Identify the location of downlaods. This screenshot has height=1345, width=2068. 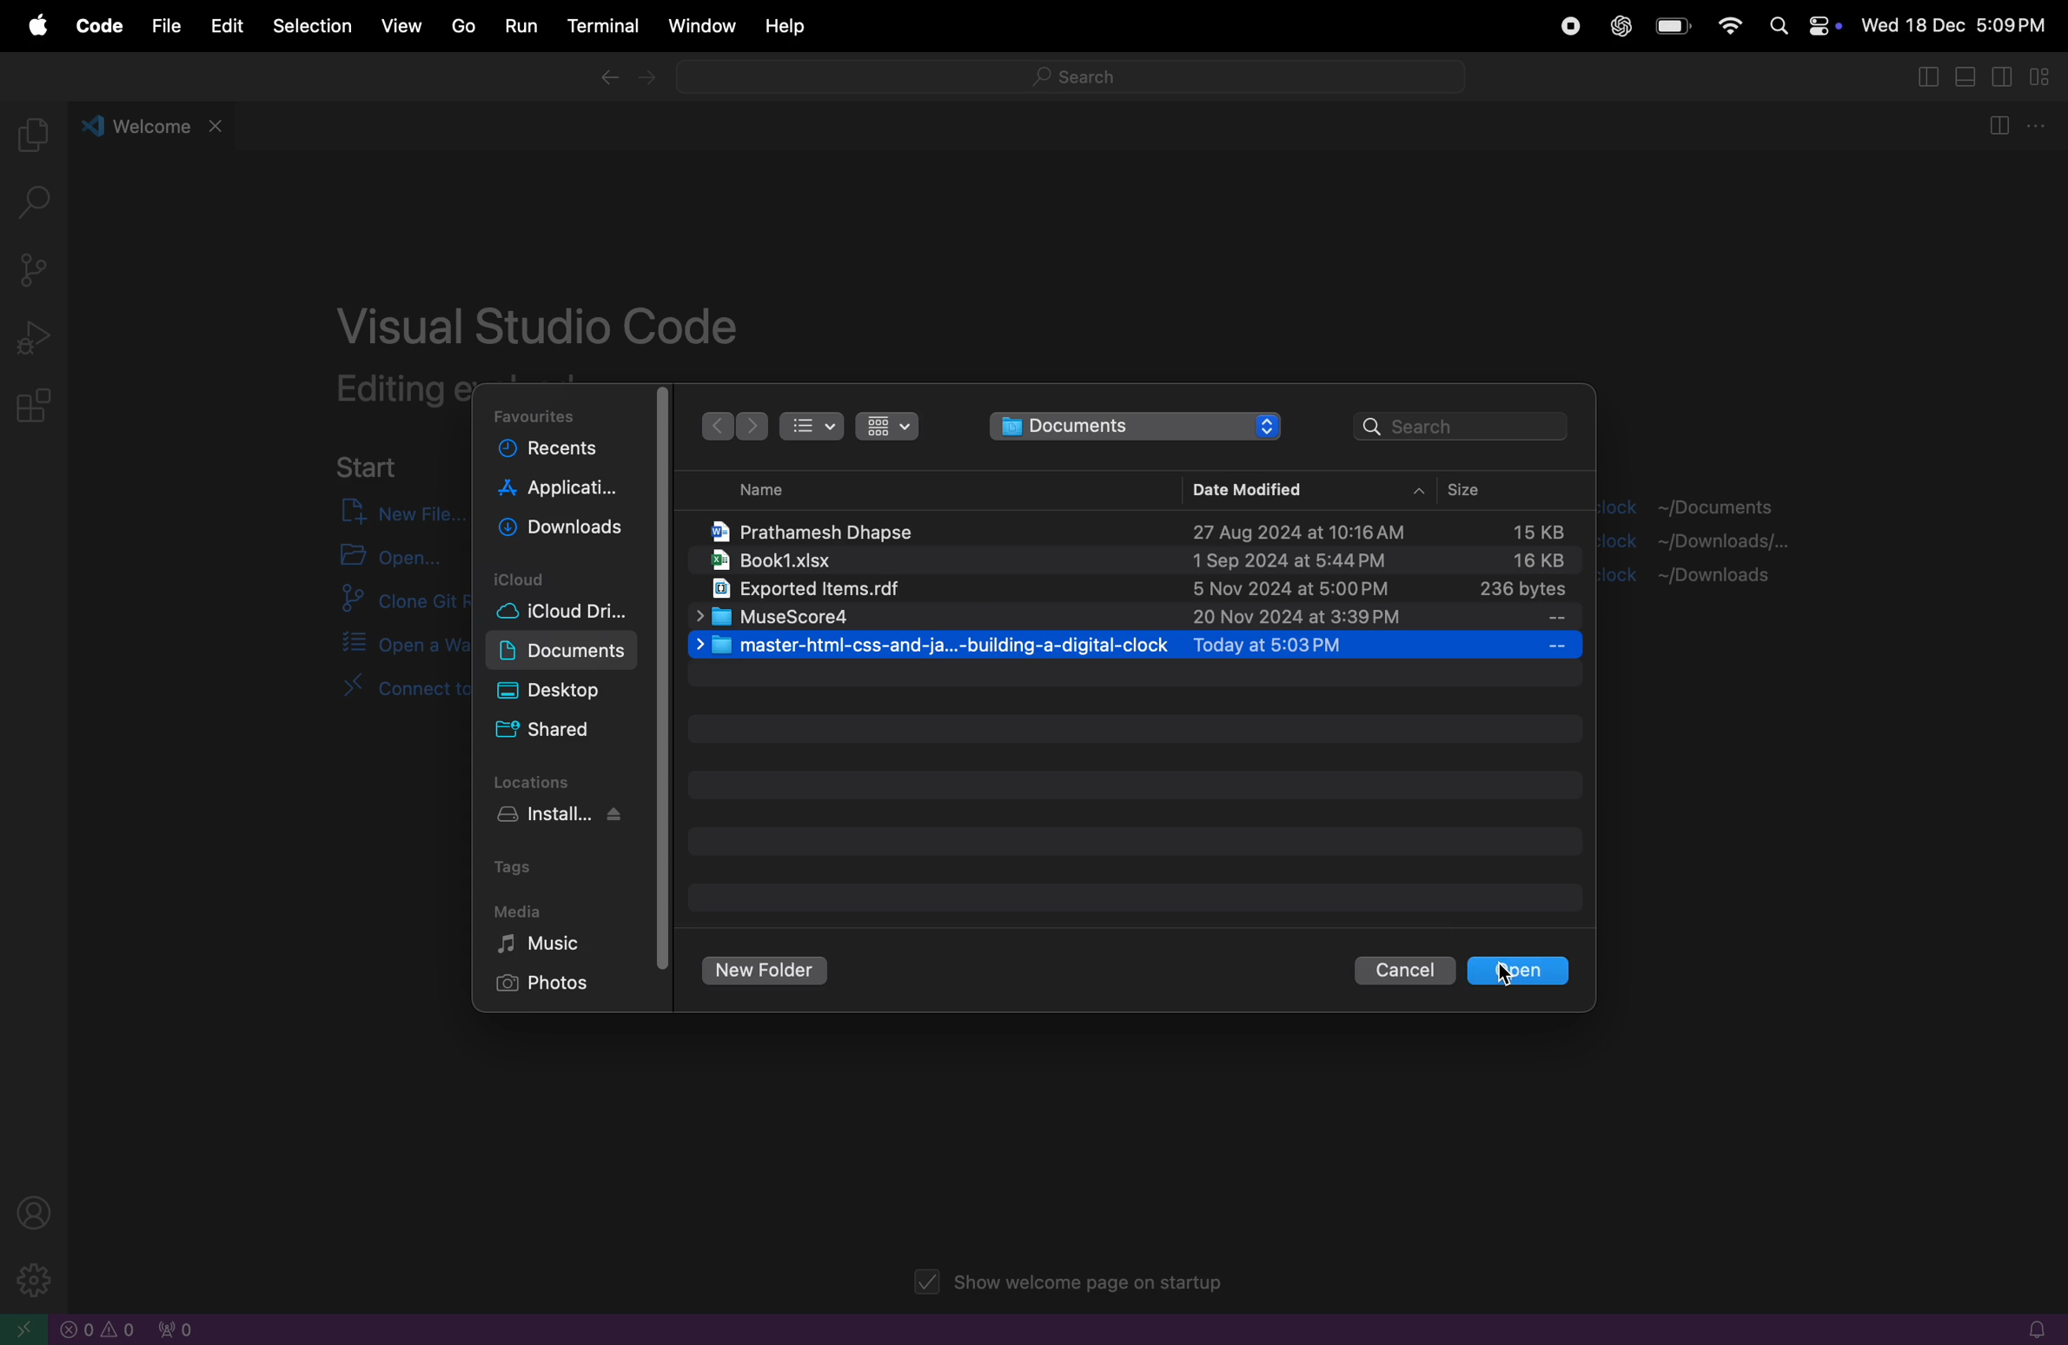
(566, 531).